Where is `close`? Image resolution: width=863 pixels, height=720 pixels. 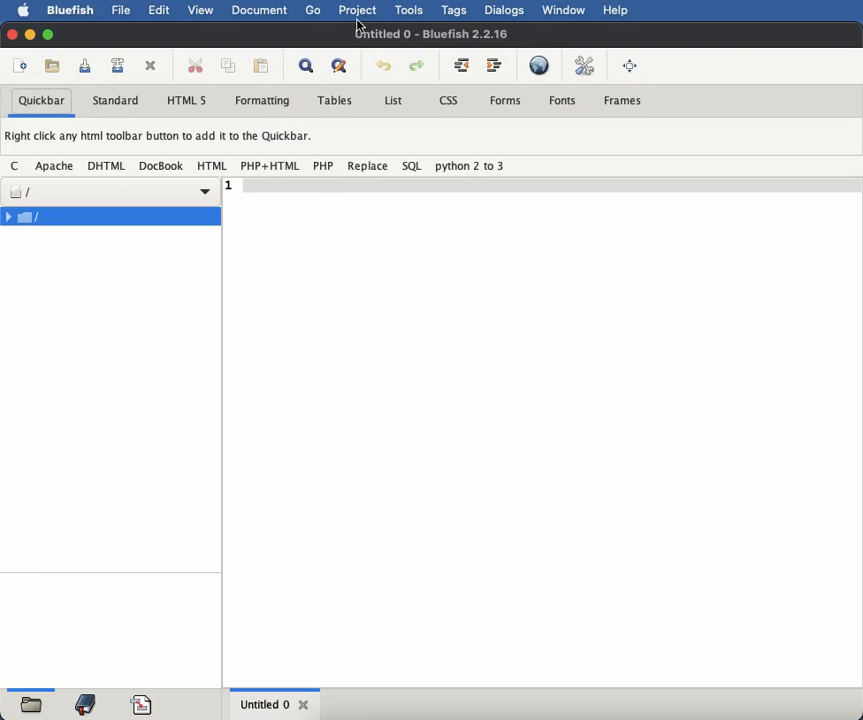 close is located at coordinates (305, 705).